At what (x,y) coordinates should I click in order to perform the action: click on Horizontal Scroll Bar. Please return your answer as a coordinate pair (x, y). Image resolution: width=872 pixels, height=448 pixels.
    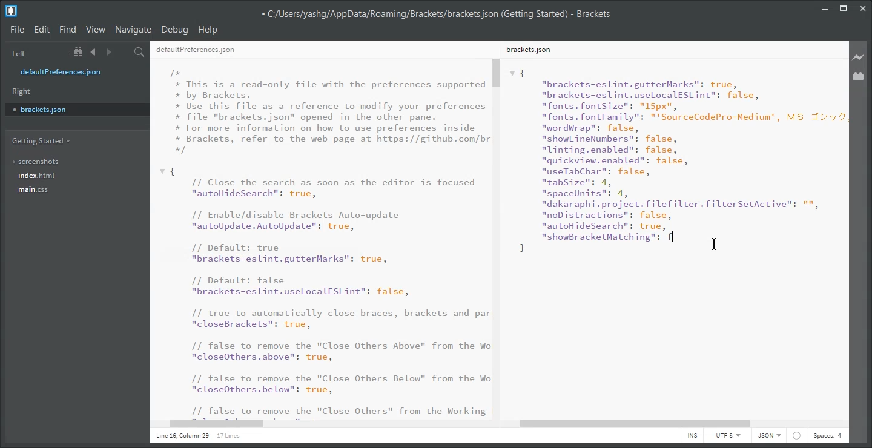
    Looking at the image, I should click on (326, 425).